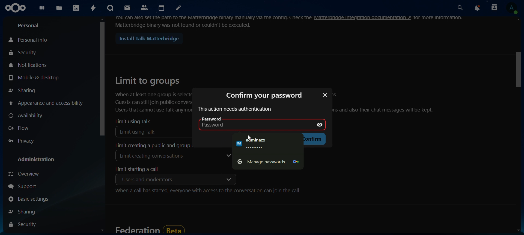 The image size is (524, 235). Describe the element at coordinates (320, 124) in the screenshot. I see `show password` at that location.